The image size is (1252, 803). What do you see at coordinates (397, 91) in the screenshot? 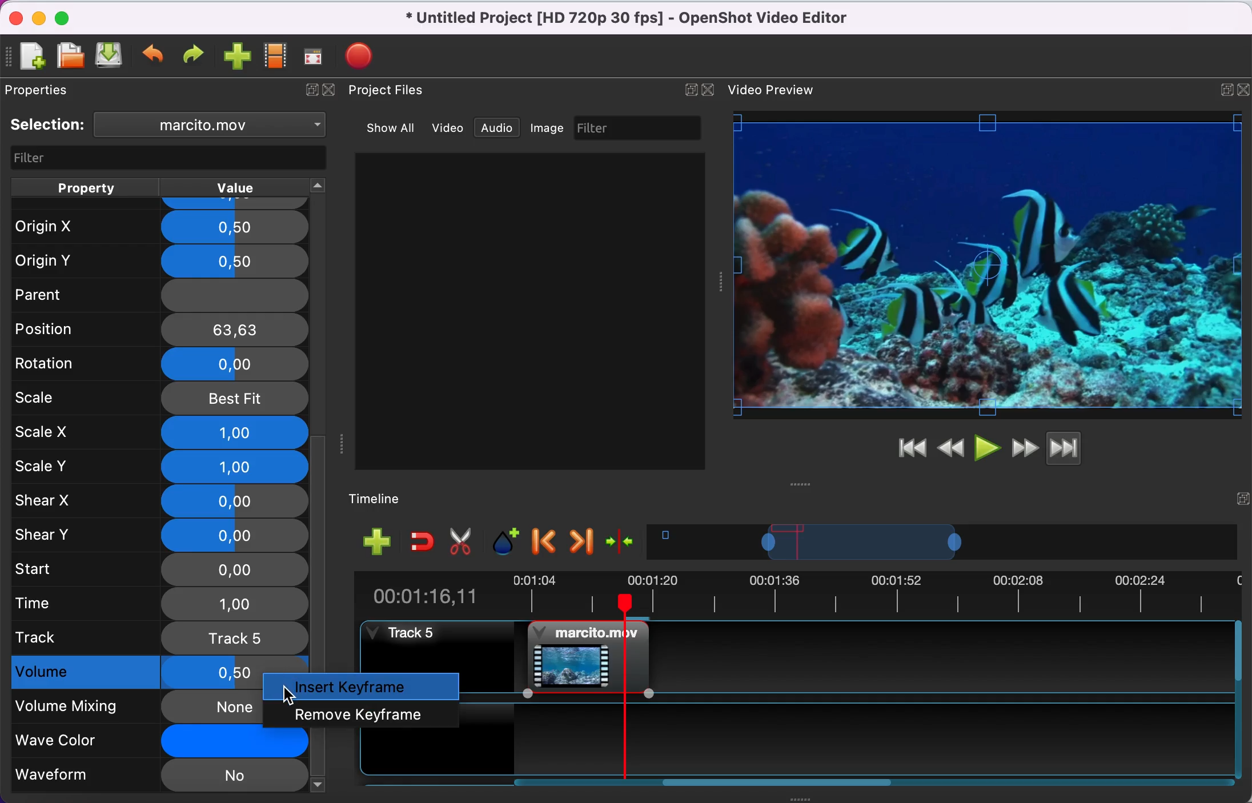
I see `project files` at bounding box center [397, 91].